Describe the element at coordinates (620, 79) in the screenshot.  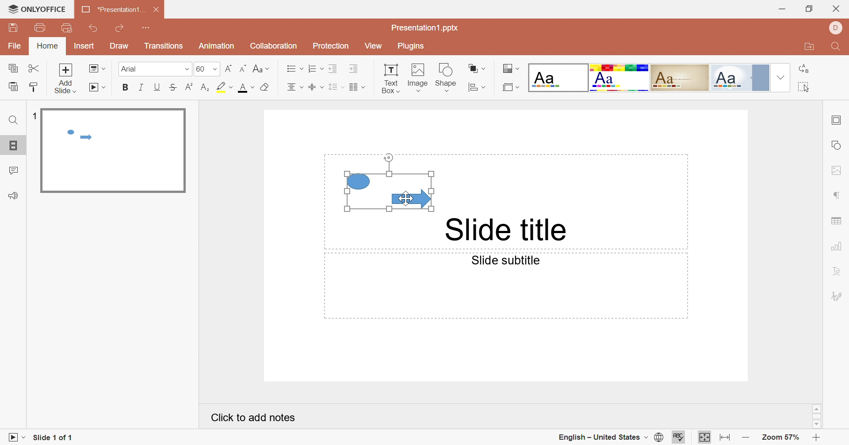
I see `Basic` at that location.